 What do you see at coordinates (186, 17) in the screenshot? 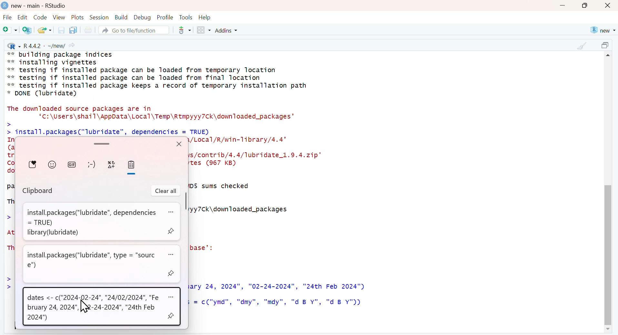
I see `Tools` at bounding box center [186, 17].